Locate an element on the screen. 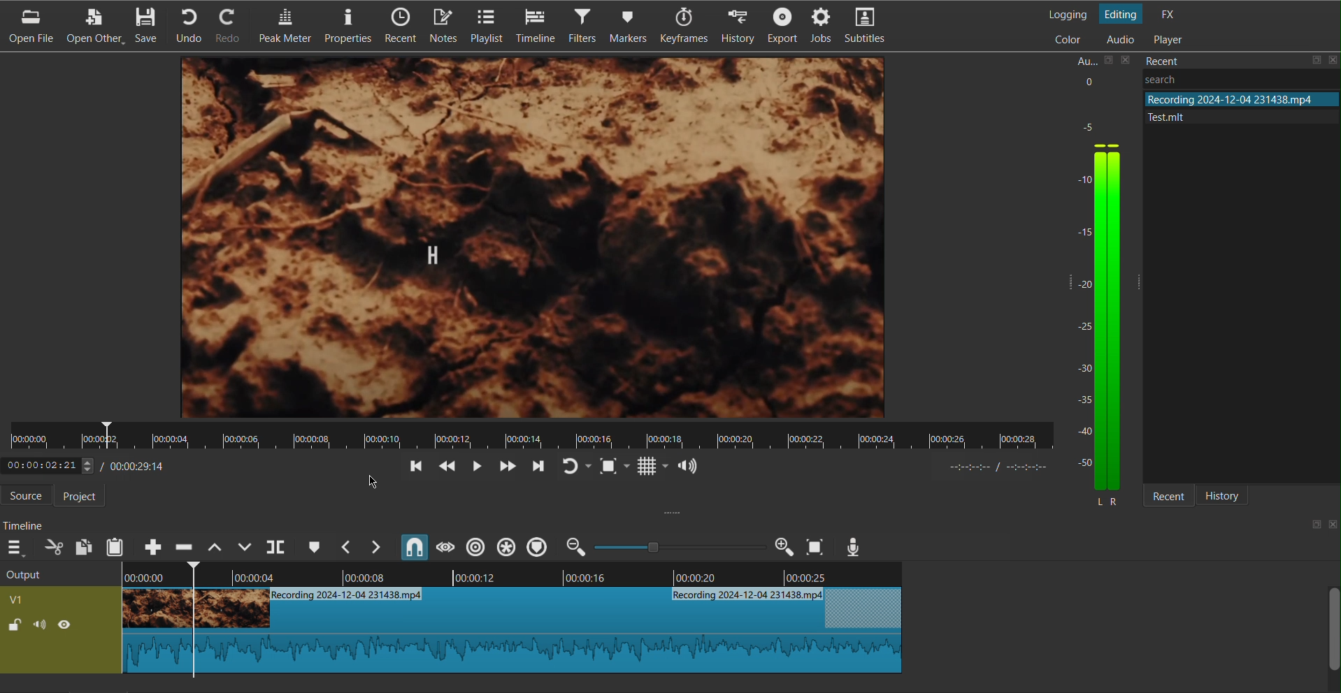  Jobs is located at coordinates (825, 28).